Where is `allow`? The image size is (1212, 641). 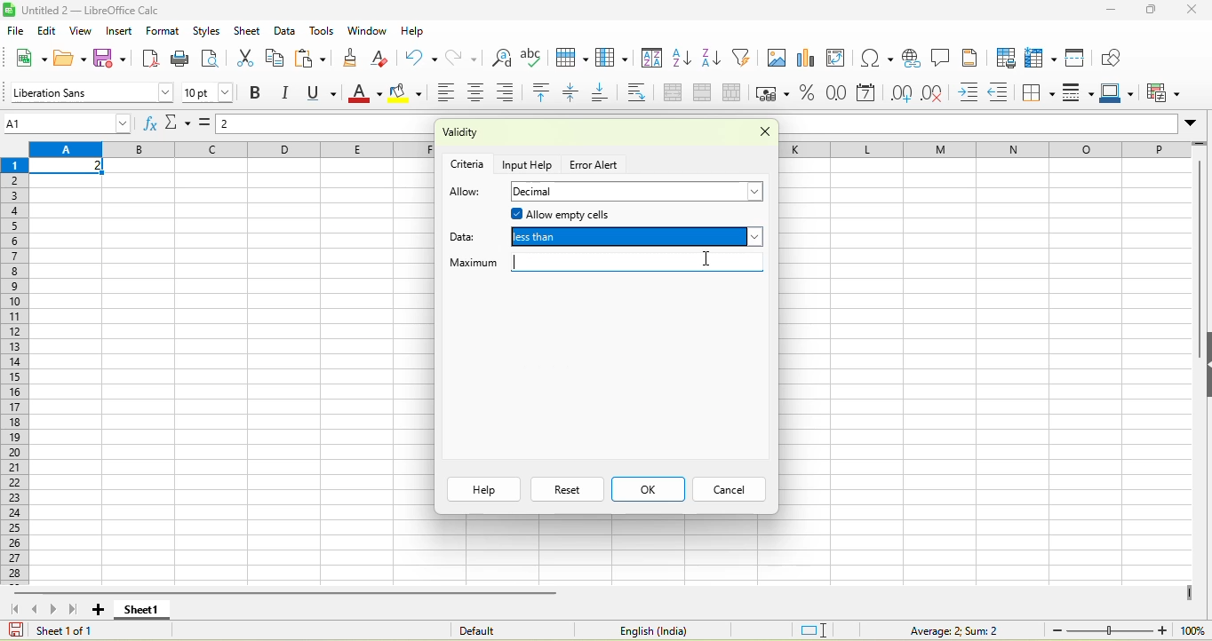 allow is located at coordinates (466, 193).